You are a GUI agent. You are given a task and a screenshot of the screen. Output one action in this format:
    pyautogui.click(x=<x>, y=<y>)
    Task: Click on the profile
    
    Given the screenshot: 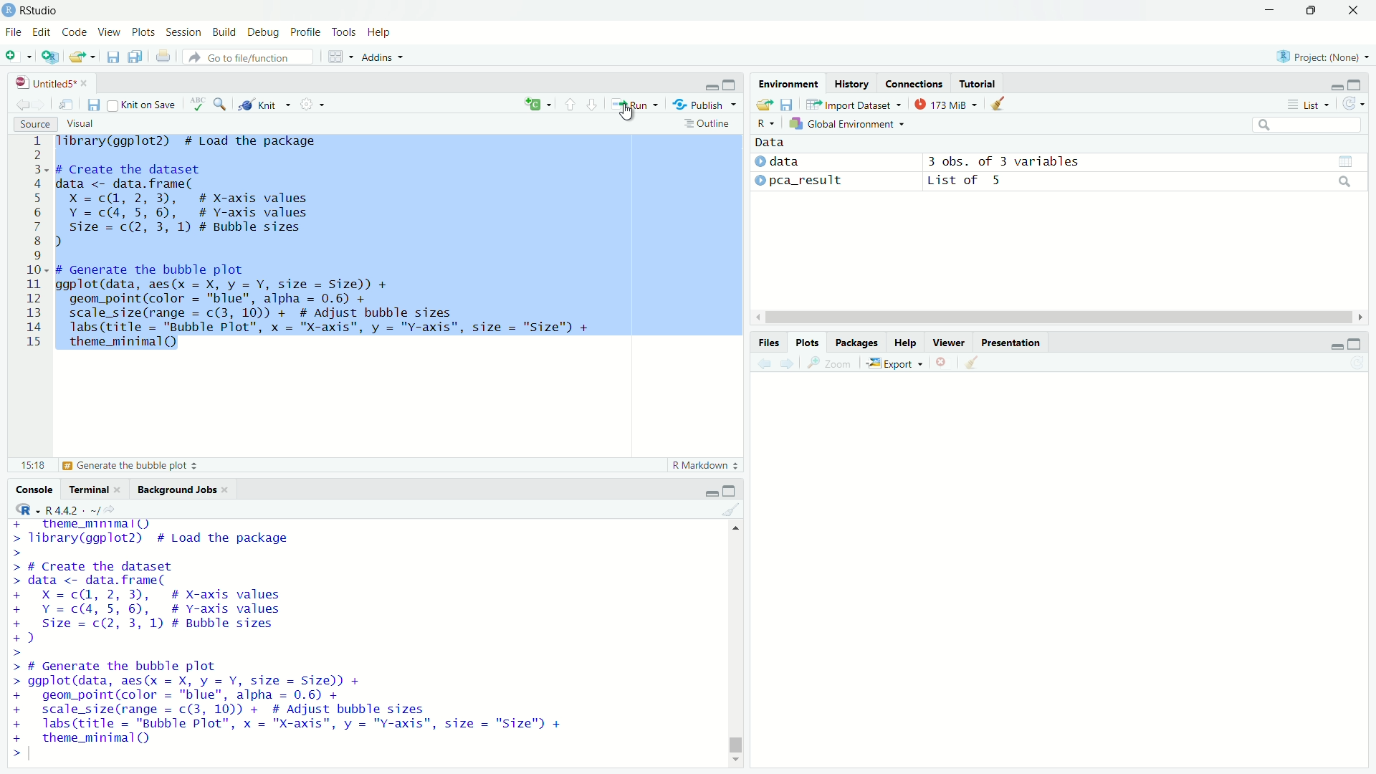 What is the action you would take?
    pyautogui.click(x=307, y=33)
    